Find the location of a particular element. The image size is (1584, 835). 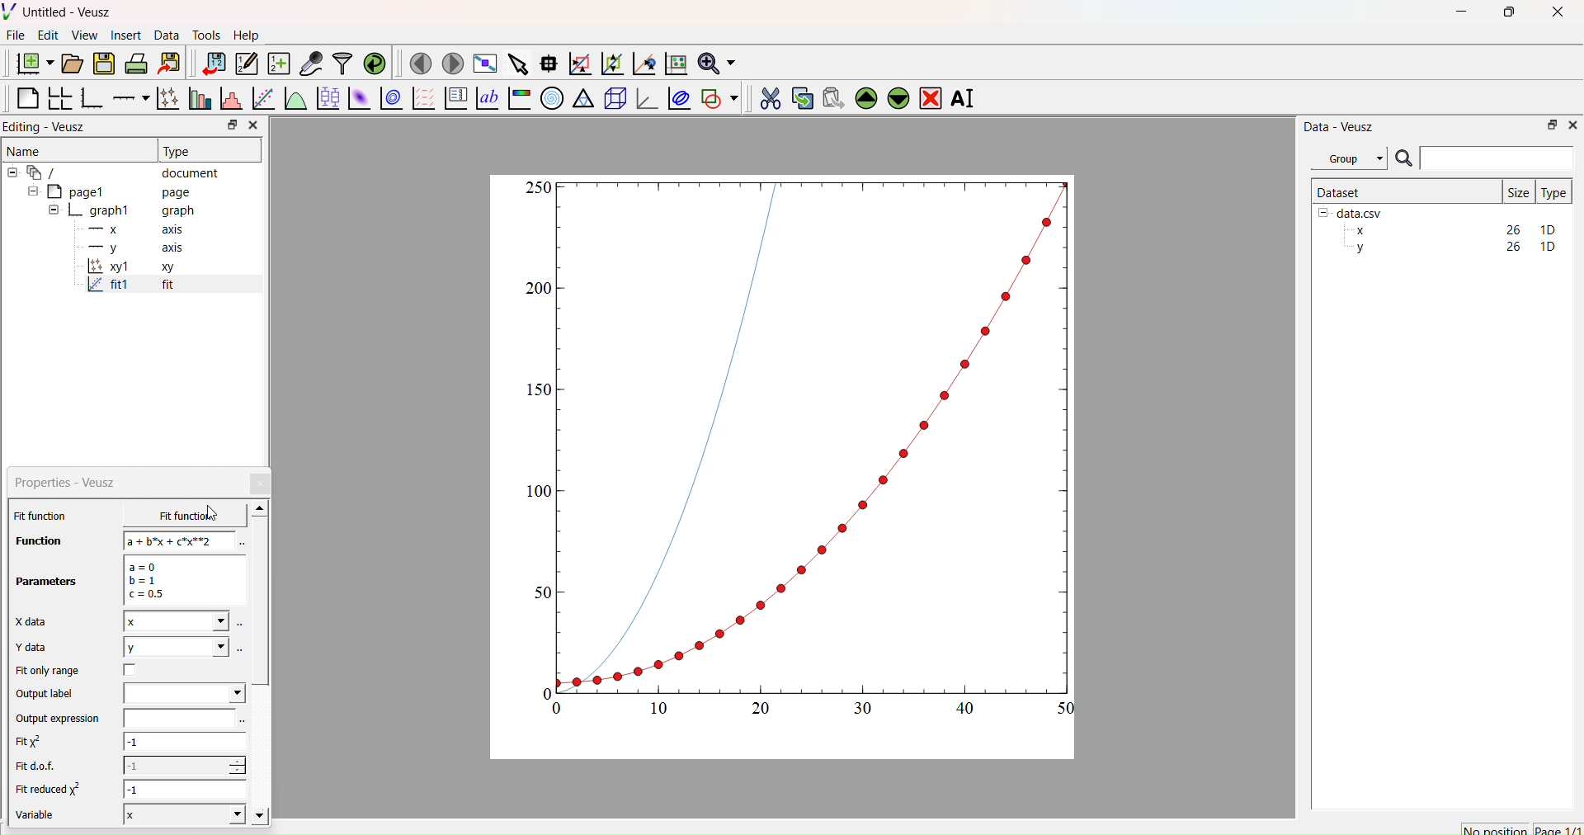

View is located at coordinates (83, 34).